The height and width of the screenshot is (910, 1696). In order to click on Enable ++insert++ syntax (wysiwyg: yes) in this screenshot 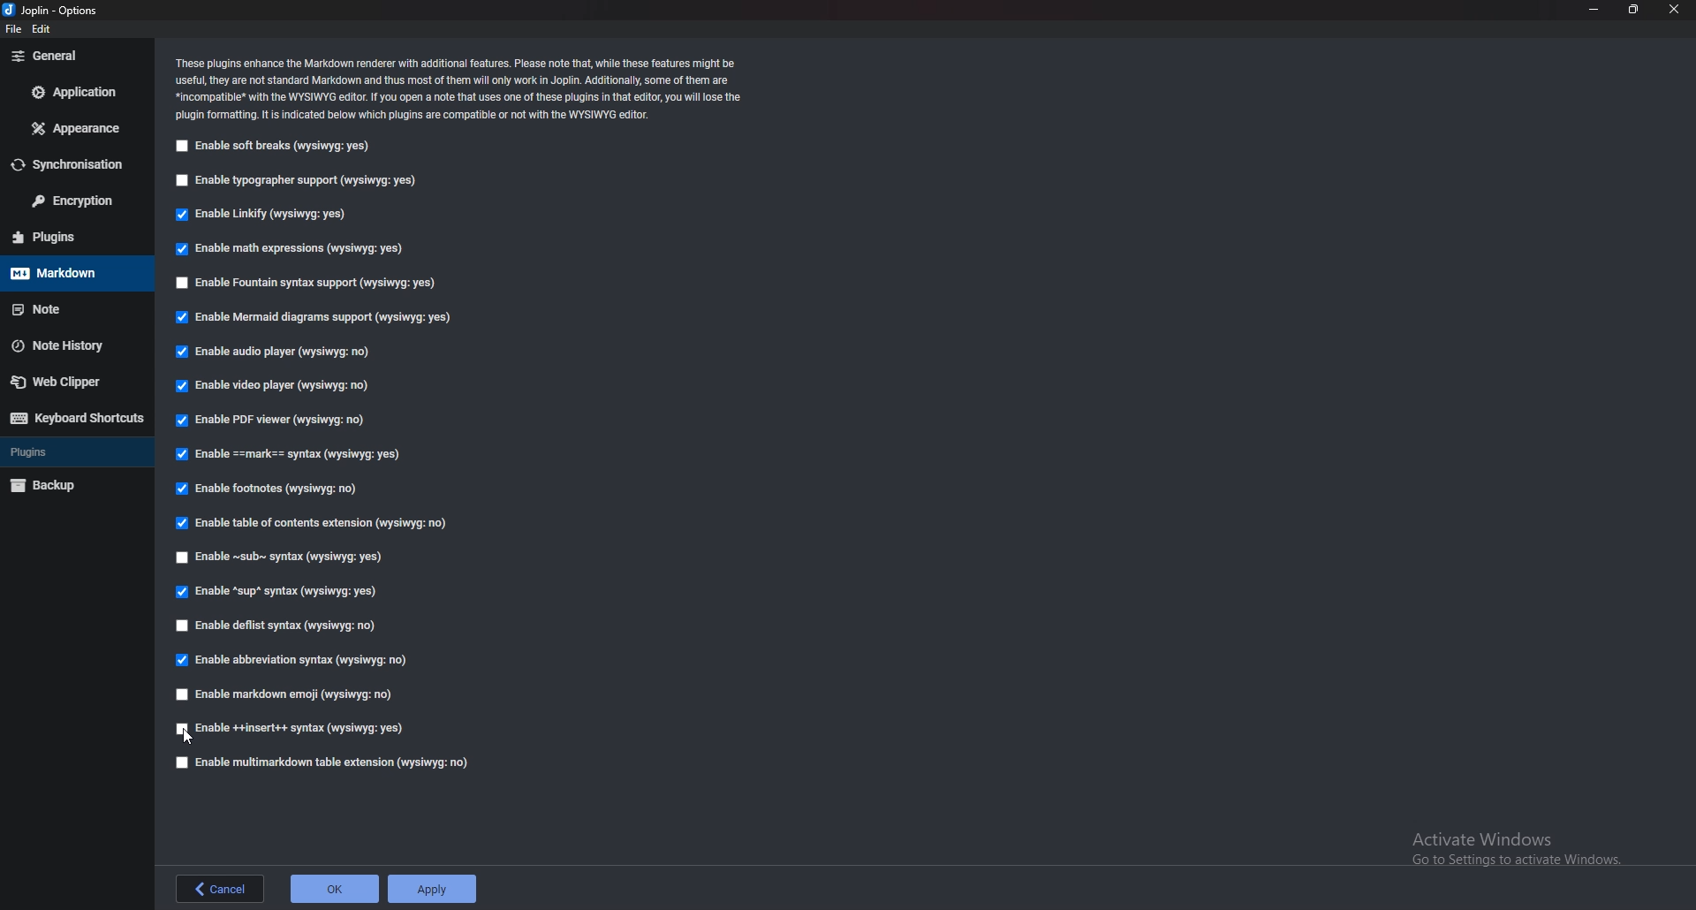, I will do `click(291, 727)`.